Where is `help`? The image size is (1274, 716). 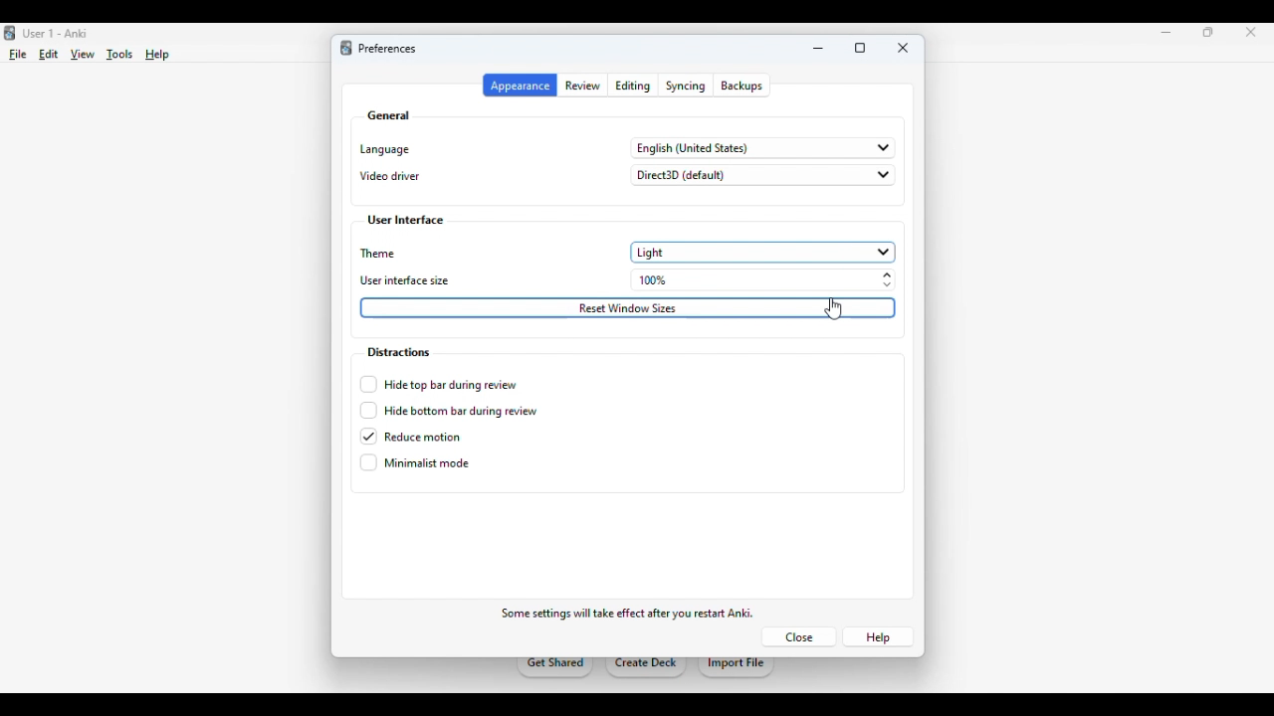 help is located at coordinates (878, 637).